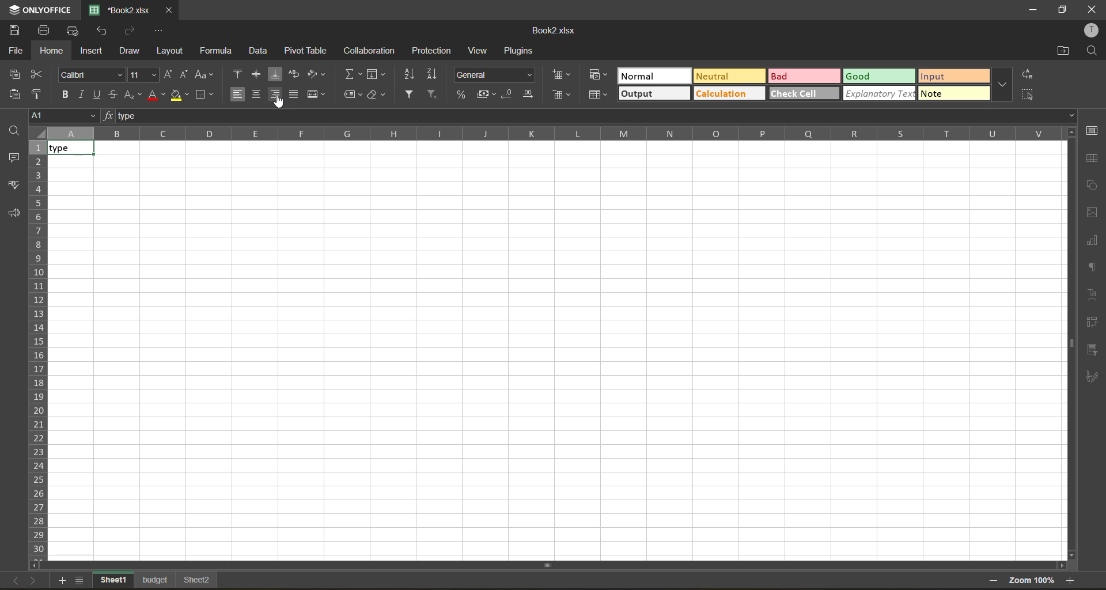 The width and height of the screenshot is (1106, 590). What do you see at coordinates (296, 96) in the screenshot?
I see `justified` at bounding box center [296, 96].